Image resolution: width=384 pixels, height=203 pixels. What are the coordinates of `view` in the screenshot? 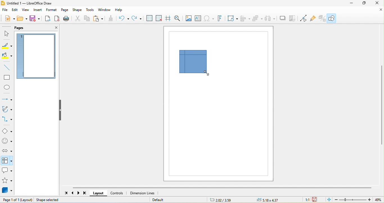 It's located at (26, 10).